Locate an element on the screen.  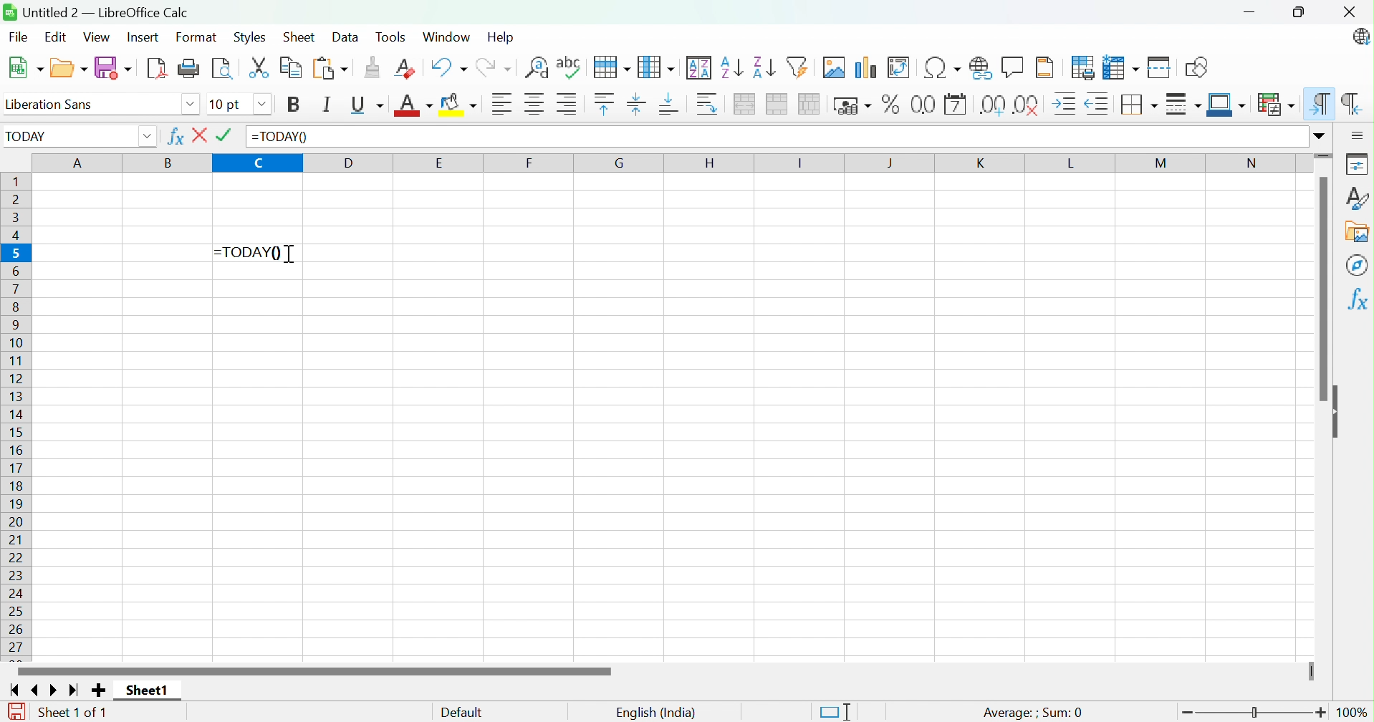
Border color is located at coordinates (1228, 105).